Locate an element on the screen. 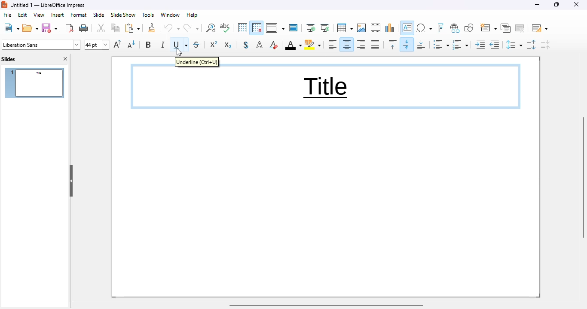 The image size is (587, 309). view is located at coordinates (39, 15).